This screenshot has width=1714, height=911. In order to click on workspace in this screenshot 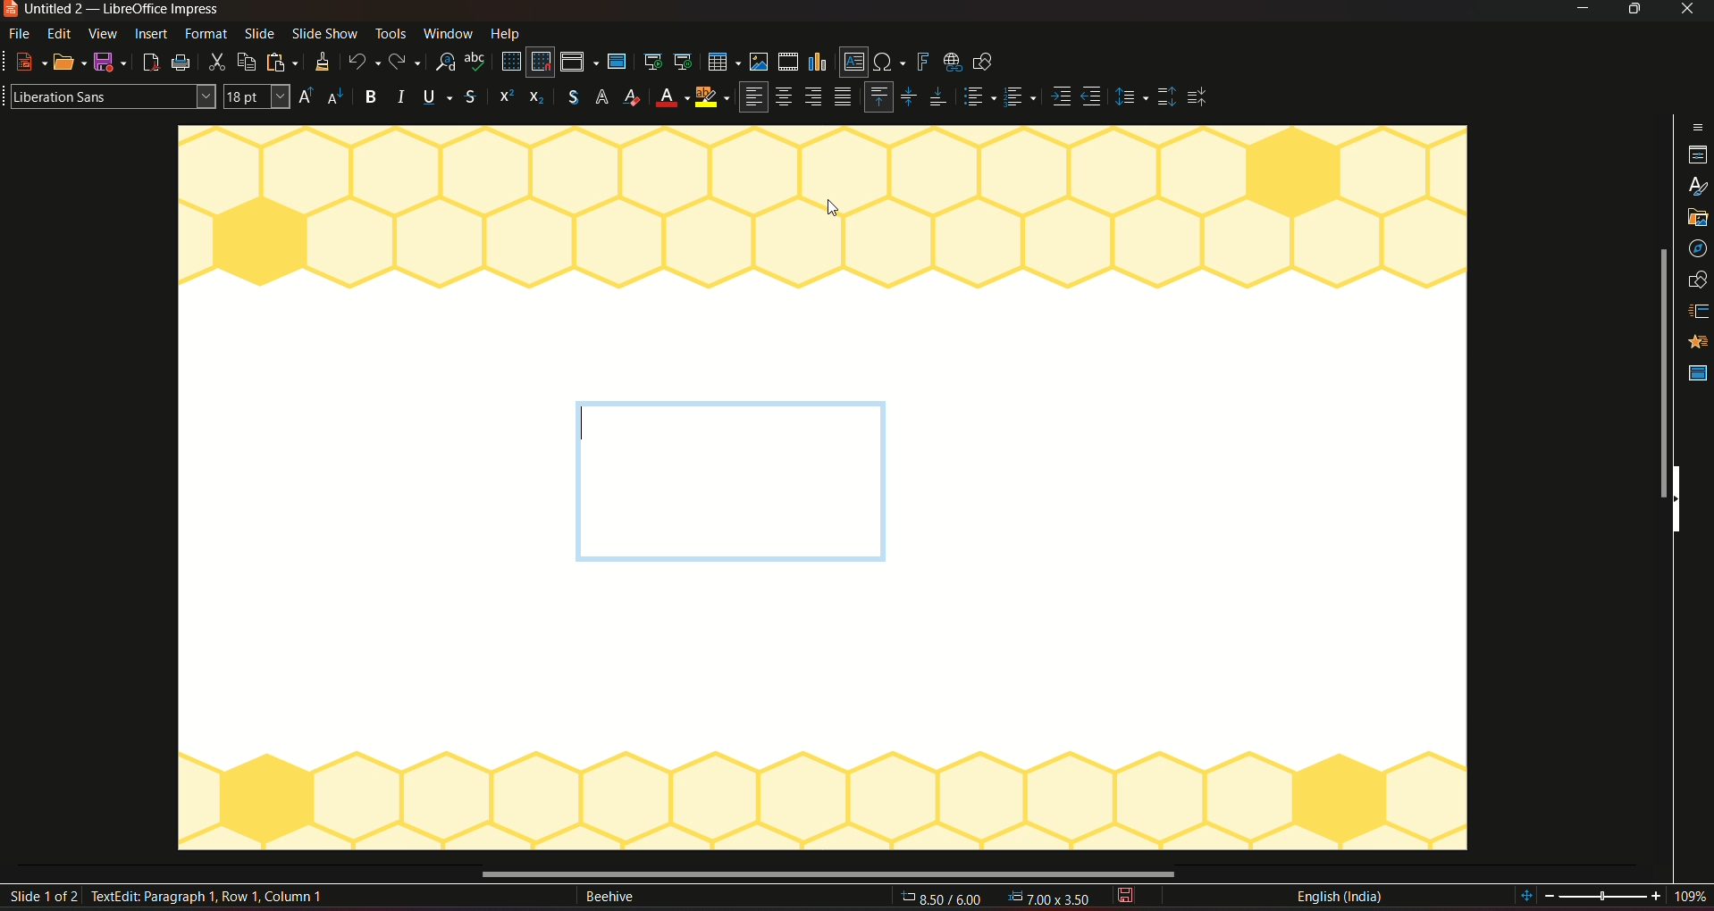, I will do `click(822, 729)`.